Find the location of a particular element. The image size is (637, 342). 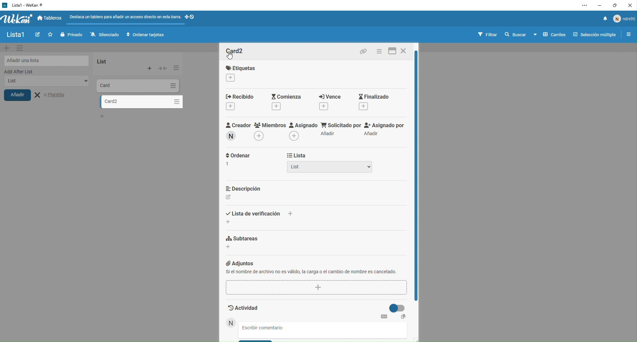

añadir is located at coordinates (23, 97).